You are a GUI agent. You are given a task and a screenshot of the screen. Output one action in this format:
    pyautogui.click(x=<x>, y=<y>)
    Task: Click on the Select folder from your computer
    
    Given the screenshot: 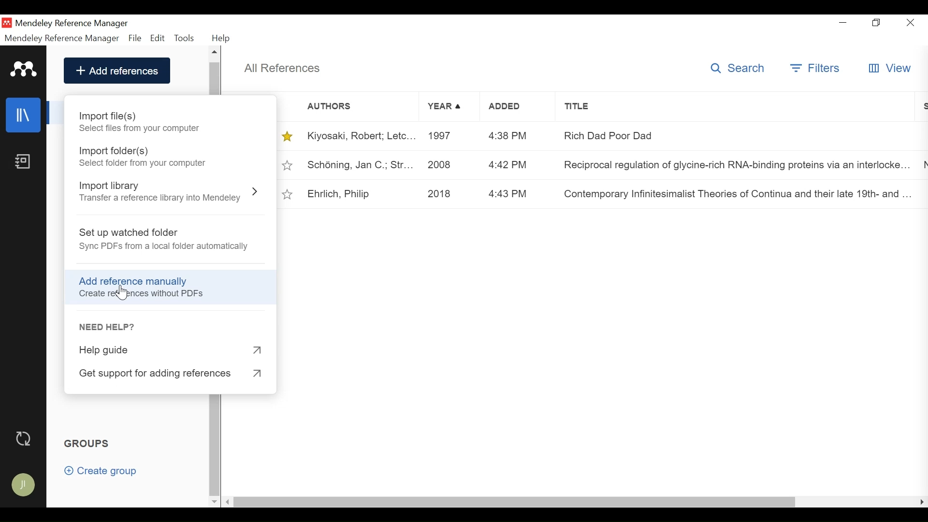 What is the action you would take?
    pyautogui.click(x=145, y=164)
    